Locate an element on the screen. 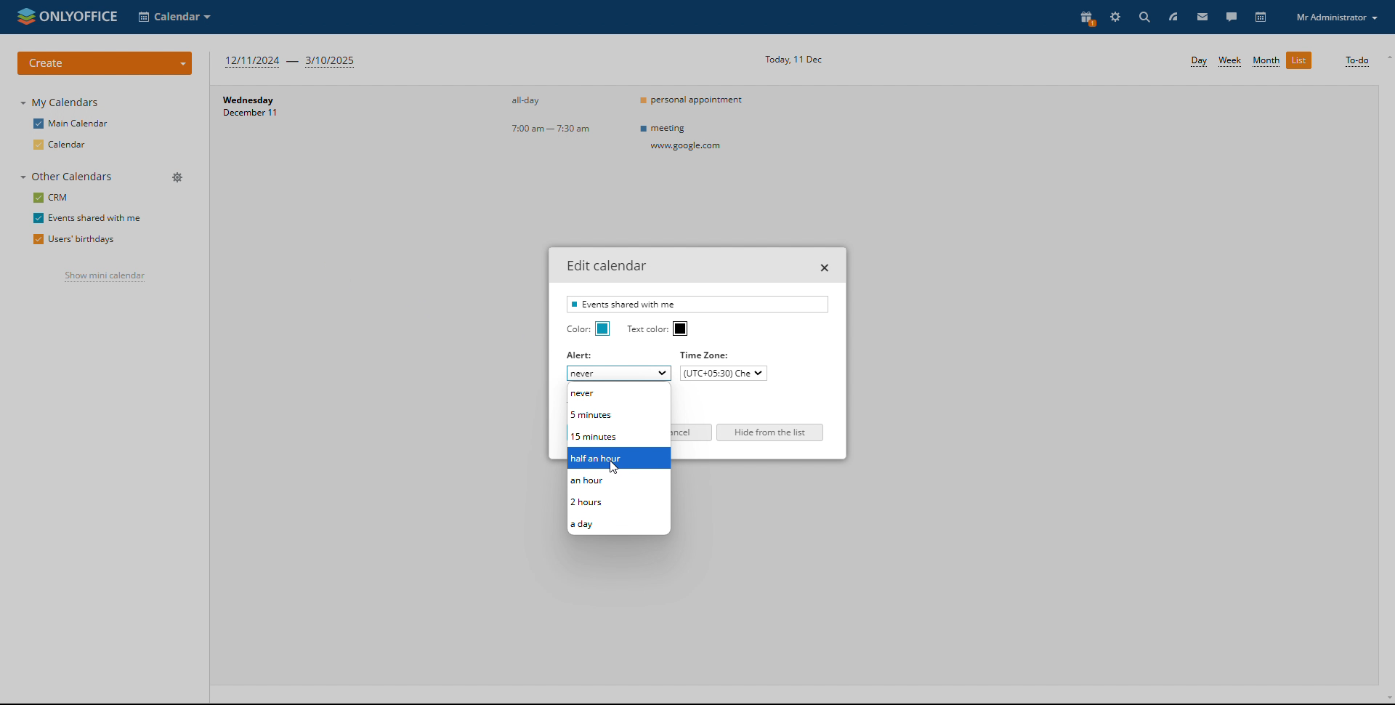 This screenshot has width=1395, height=705. calendar is located at coordinates (1262, 17).